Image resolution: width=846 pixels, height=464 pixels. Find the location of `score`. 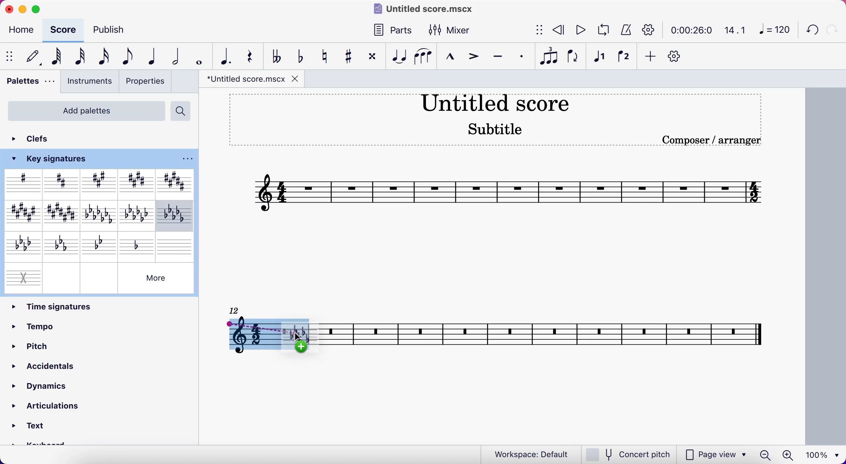

score is located at coordinates (64, 30).